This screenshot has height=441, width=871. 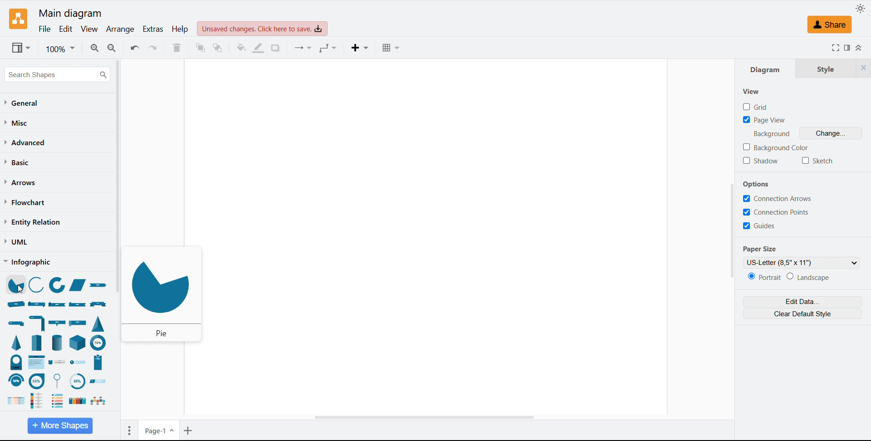 What do you see at coordinates (58, 286) in the screenshot?
I see `partial concentric ellipse` at bounding box center [58, 286].